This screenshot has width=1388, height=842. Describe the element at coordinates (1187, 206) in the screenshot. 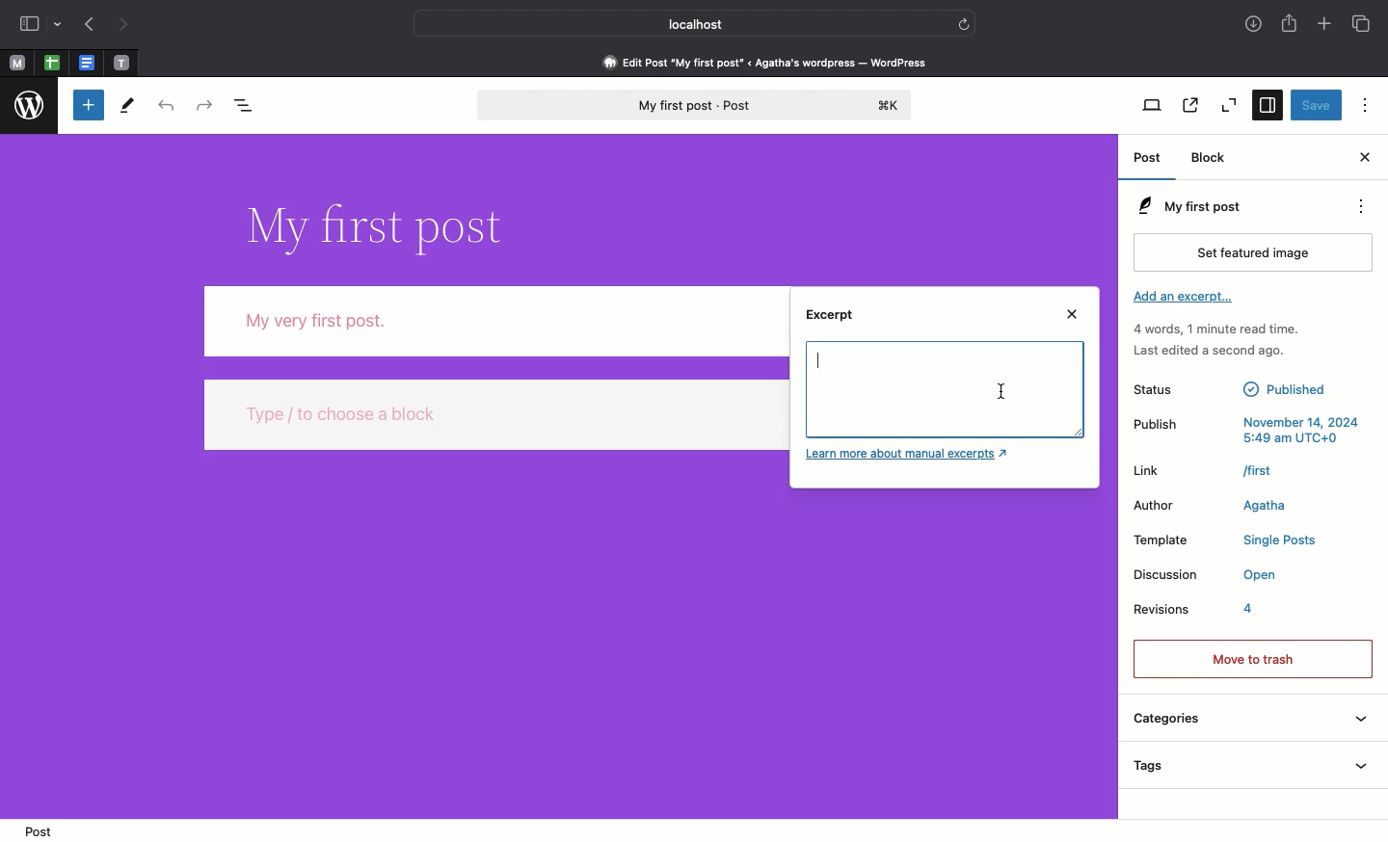

I see `My first post` at that location.